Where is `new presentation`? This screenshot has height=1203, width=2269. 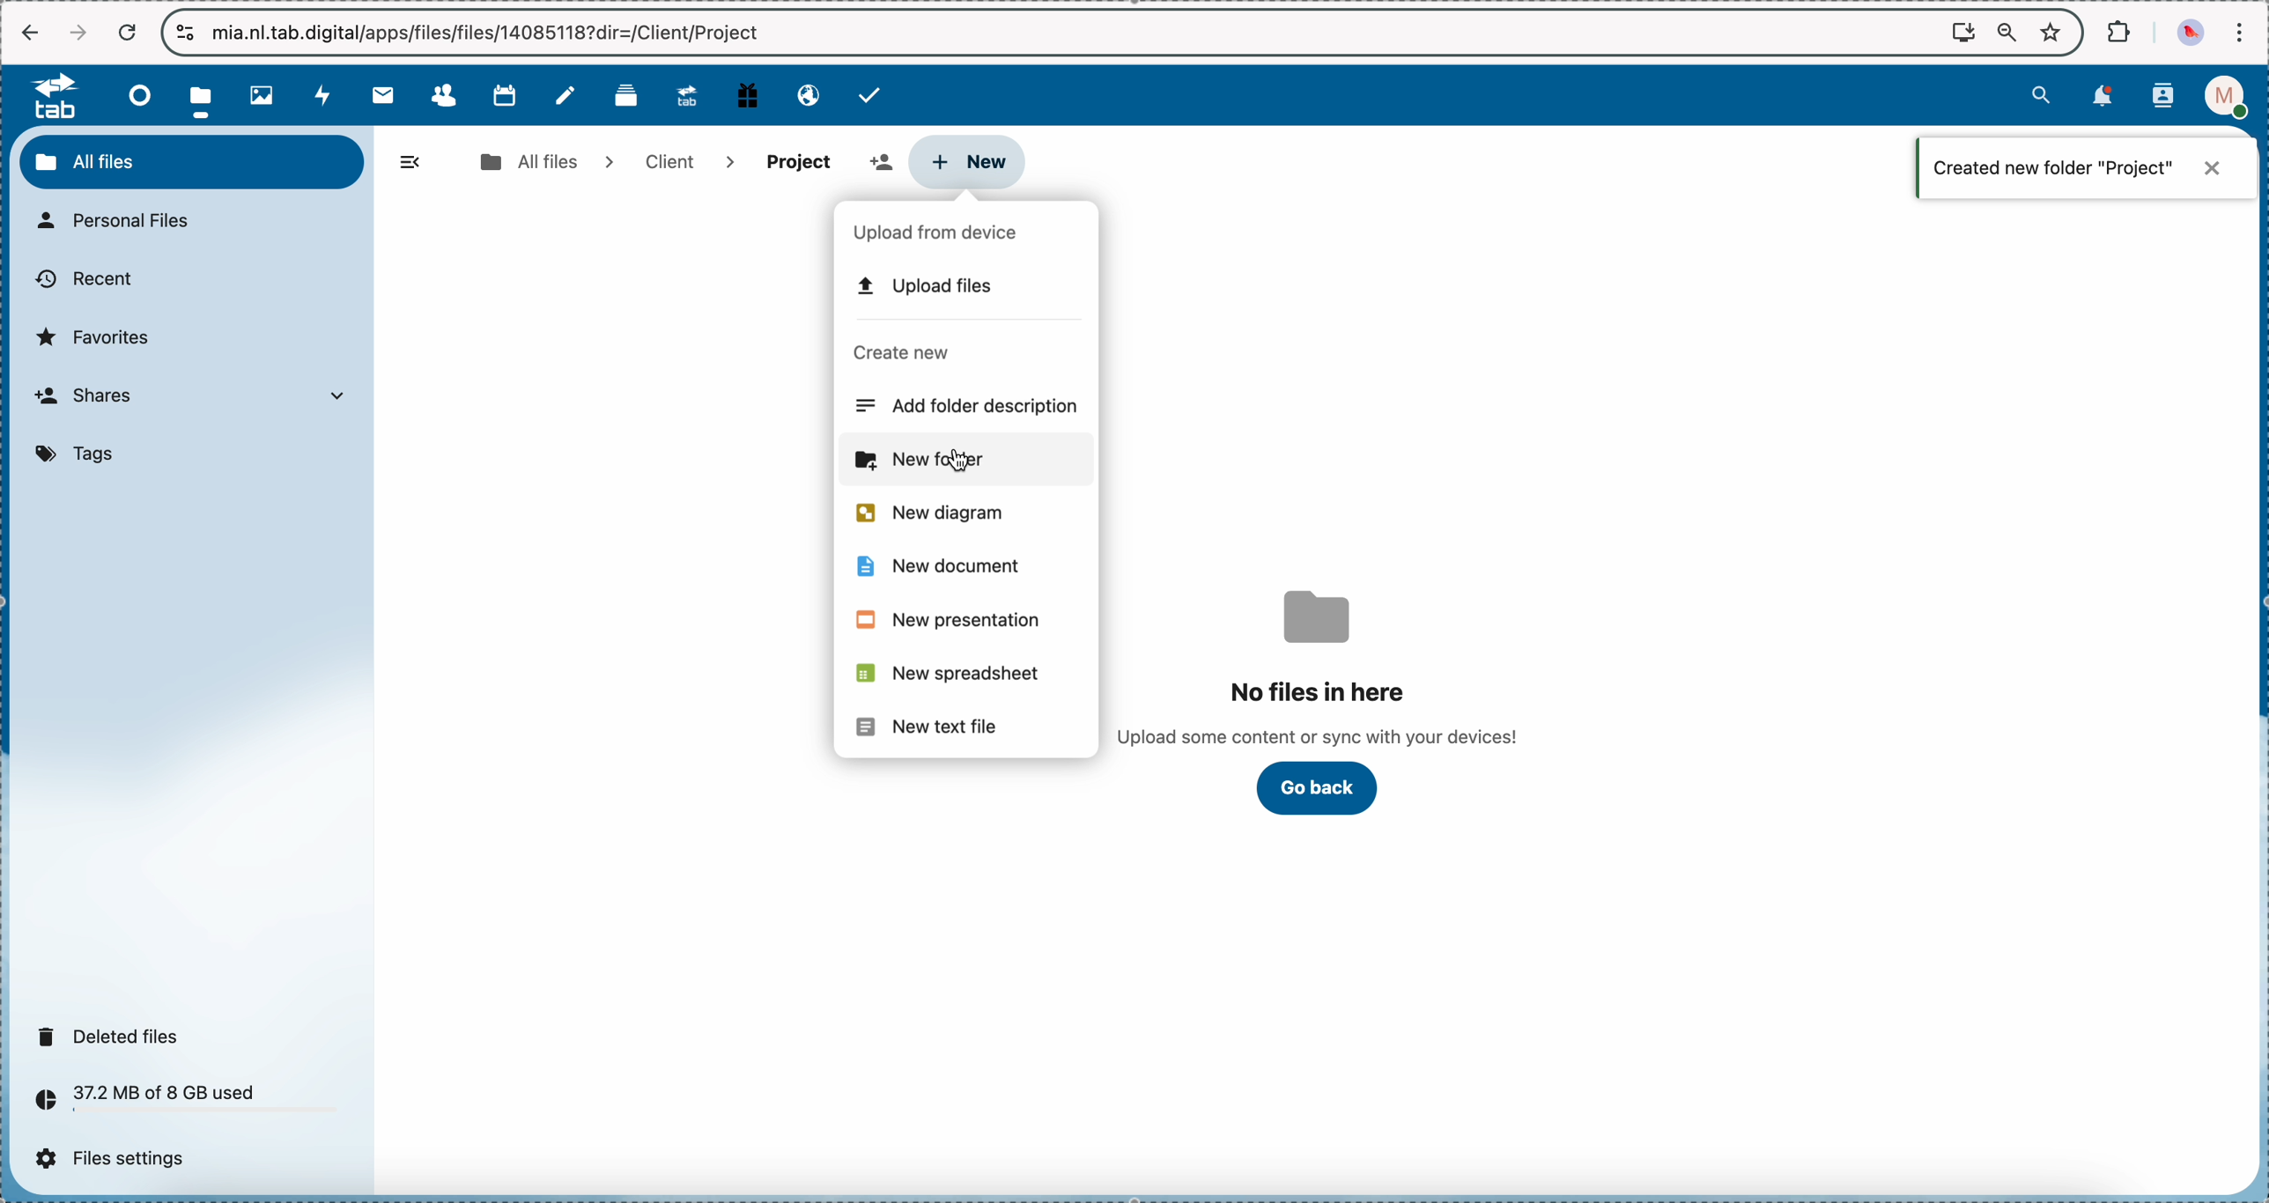
new presentation is located at coordinates (946, 618).